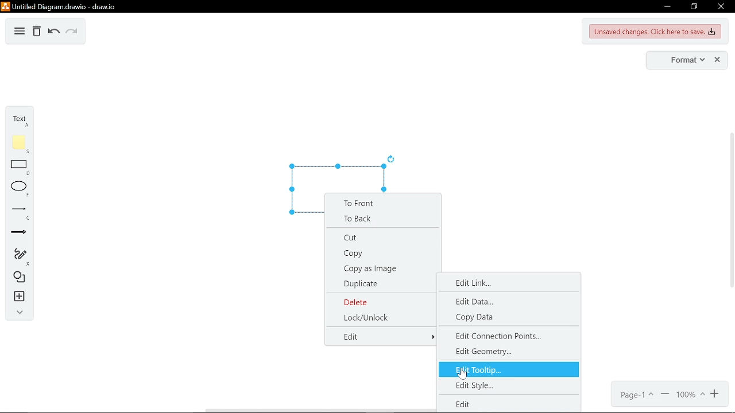 This screenshot has width=735, height=413. What do you see at coordinates (380, 318) in the screenshot?
I see `lock/unlock` at bounding box center [380, 318].